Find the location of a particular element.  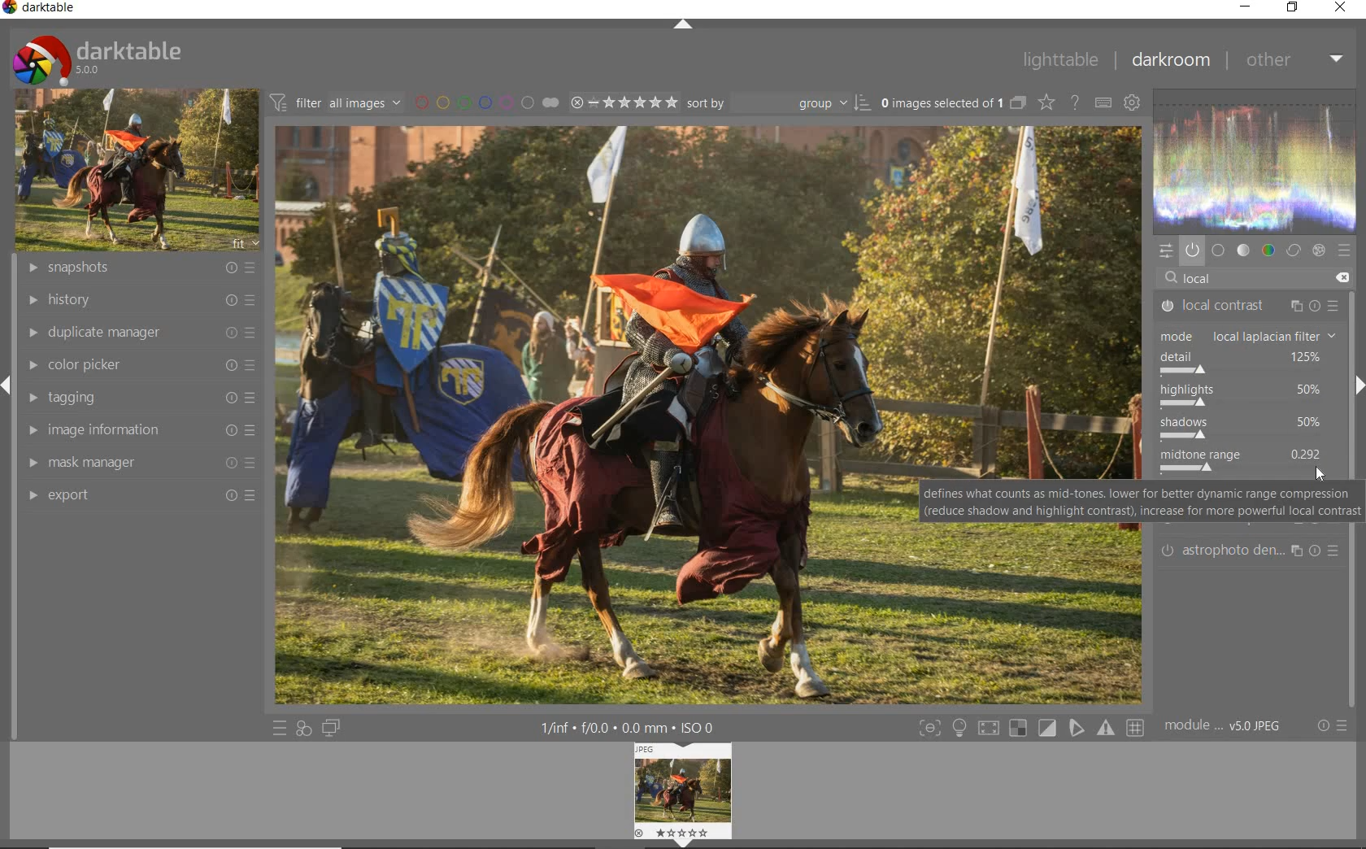

export is located at coordinates (137, 495).